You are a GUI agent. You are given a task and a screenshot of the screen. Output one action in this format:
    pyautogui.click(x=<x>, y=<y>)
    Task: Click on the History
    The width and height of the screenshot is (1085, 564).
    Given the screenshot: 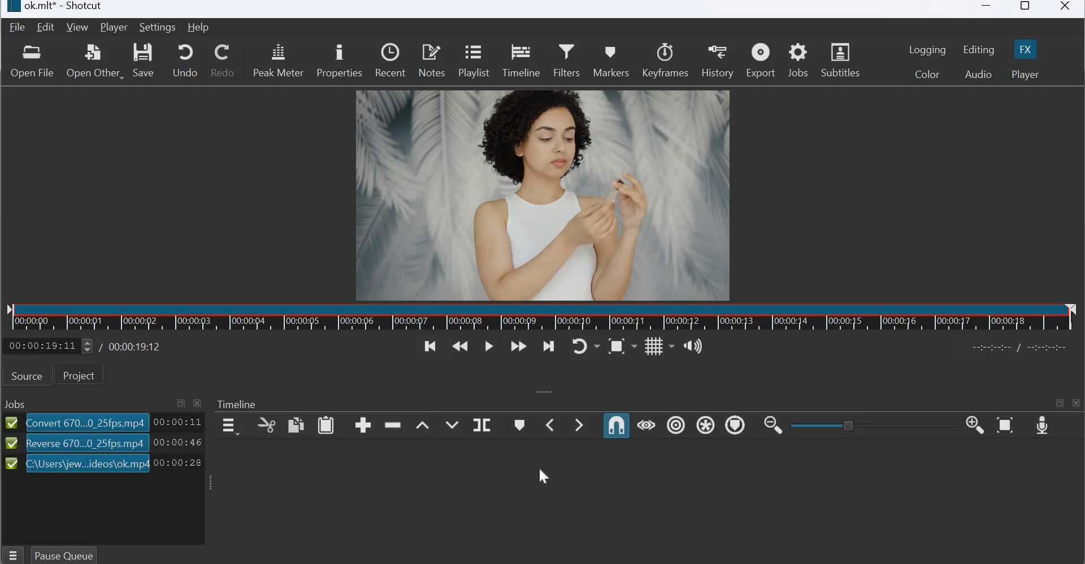 What is the action you would take?
    pyautogui.click(x=717, y=60)
    